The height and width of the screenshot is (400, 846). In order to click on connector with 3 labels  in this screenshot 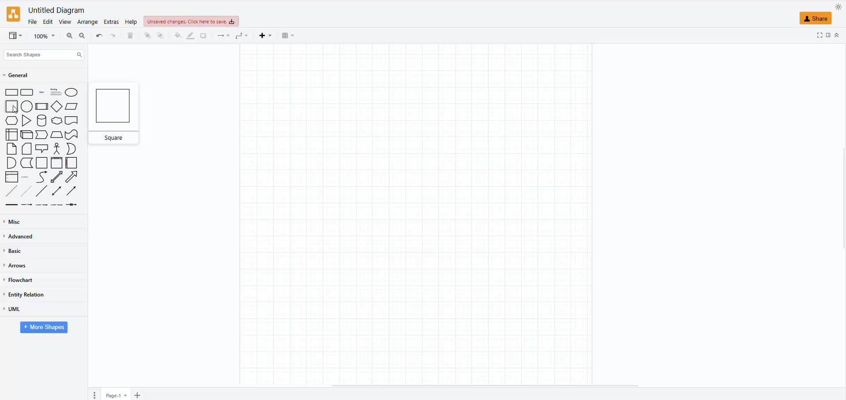, I will do `click(57, 205)`.